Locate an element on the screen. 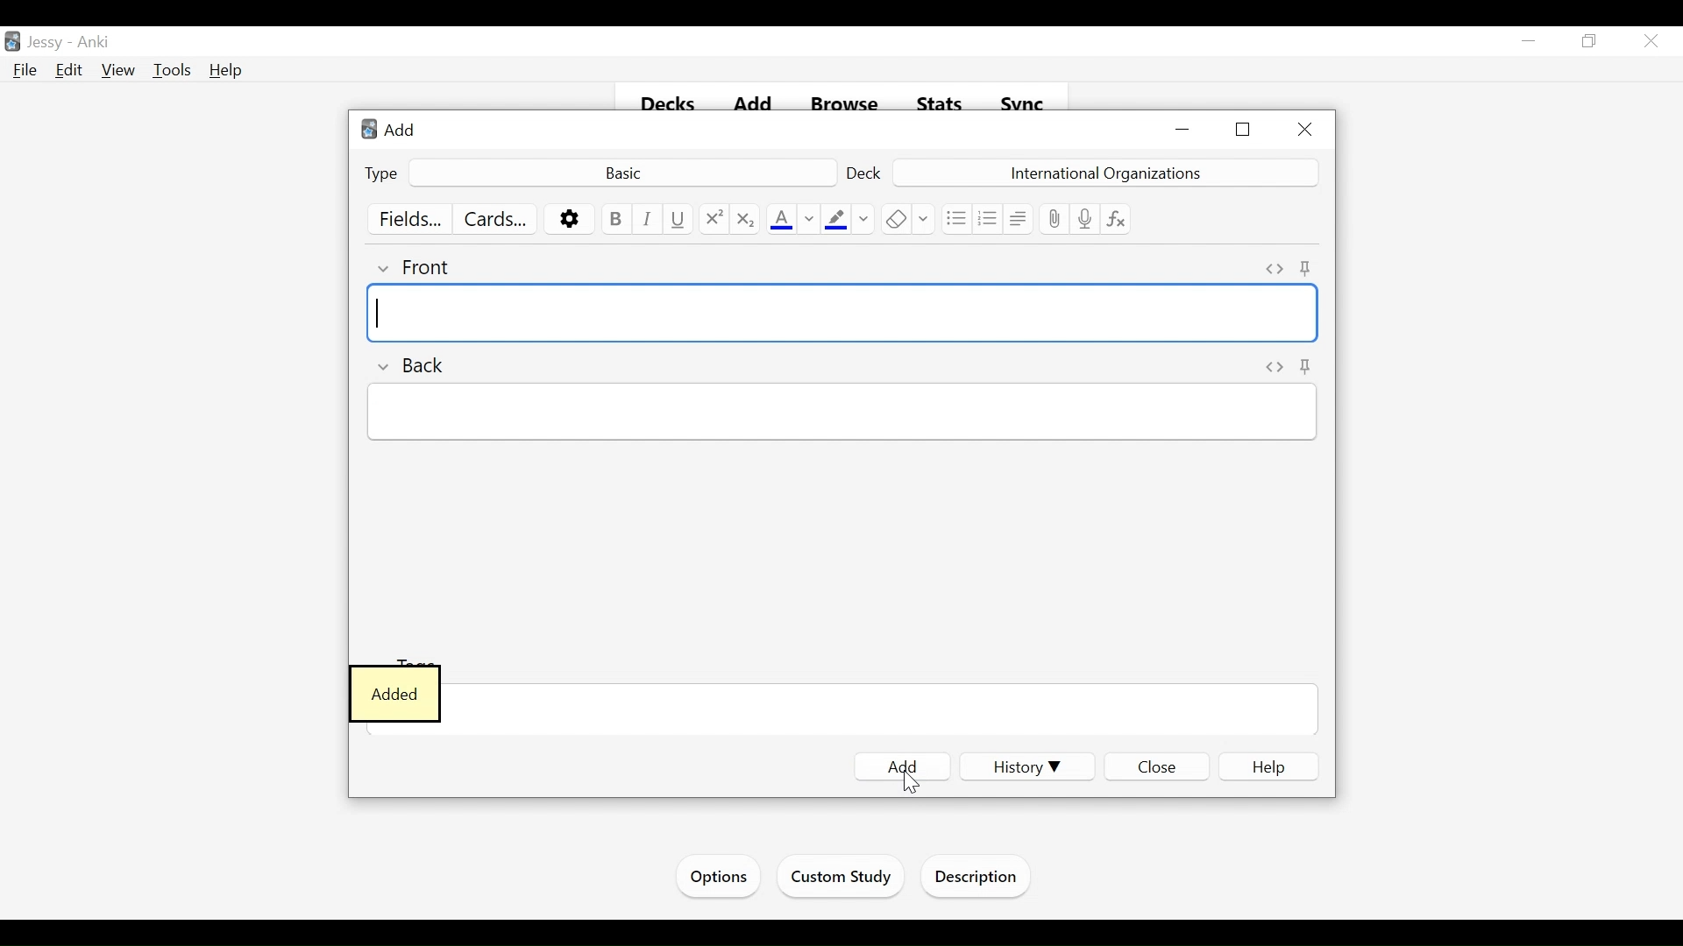  Svnc is located at coordinates (1017, 99).